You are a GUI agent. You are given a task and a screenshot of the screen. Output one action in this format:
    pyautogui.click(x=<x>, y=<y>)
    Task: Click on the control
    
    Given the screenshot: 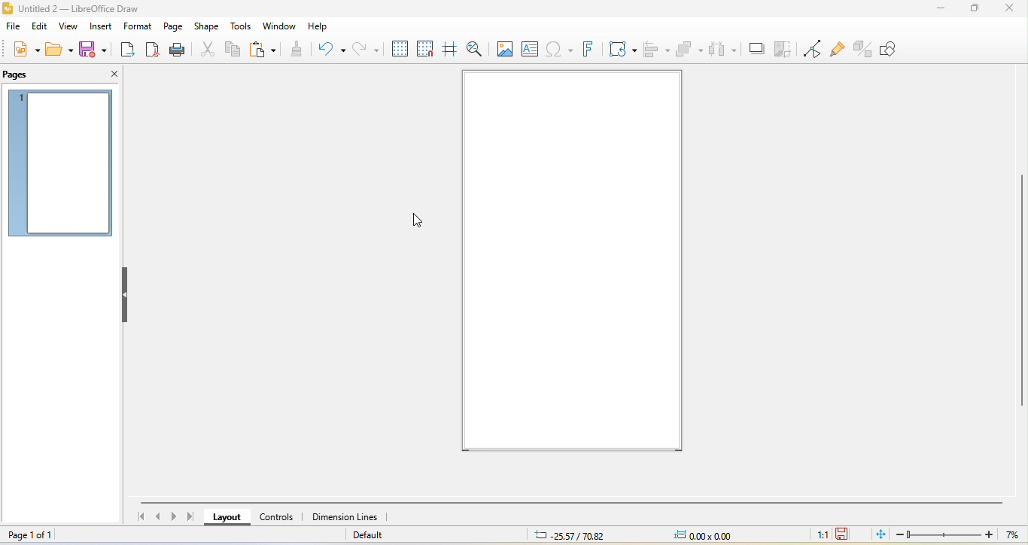 What is the action you would take?
    pyautogui.click(x=277, y=519)
    